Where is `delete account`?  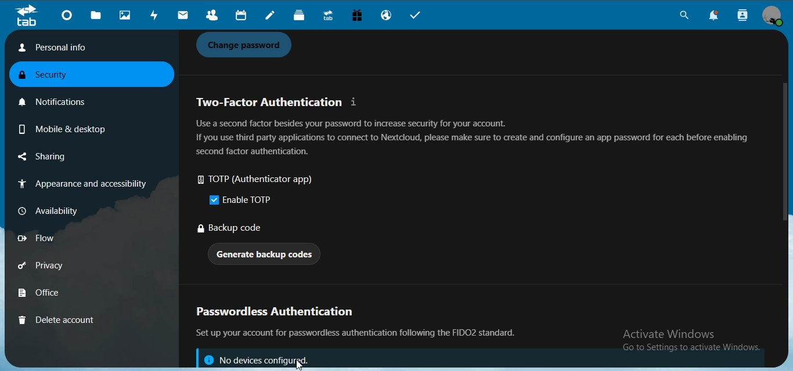
delete account is located at coordinates (57, 319).